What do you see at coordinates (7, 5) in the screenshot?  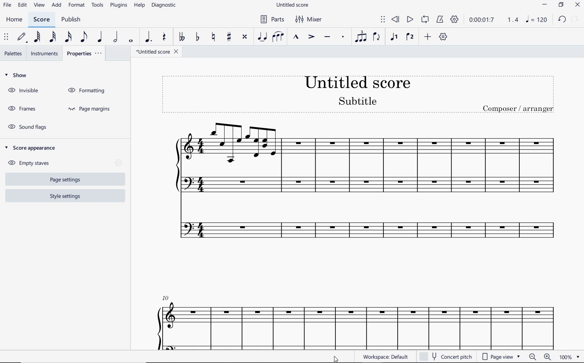 I see `FILE` at bounding box center [7, 5].